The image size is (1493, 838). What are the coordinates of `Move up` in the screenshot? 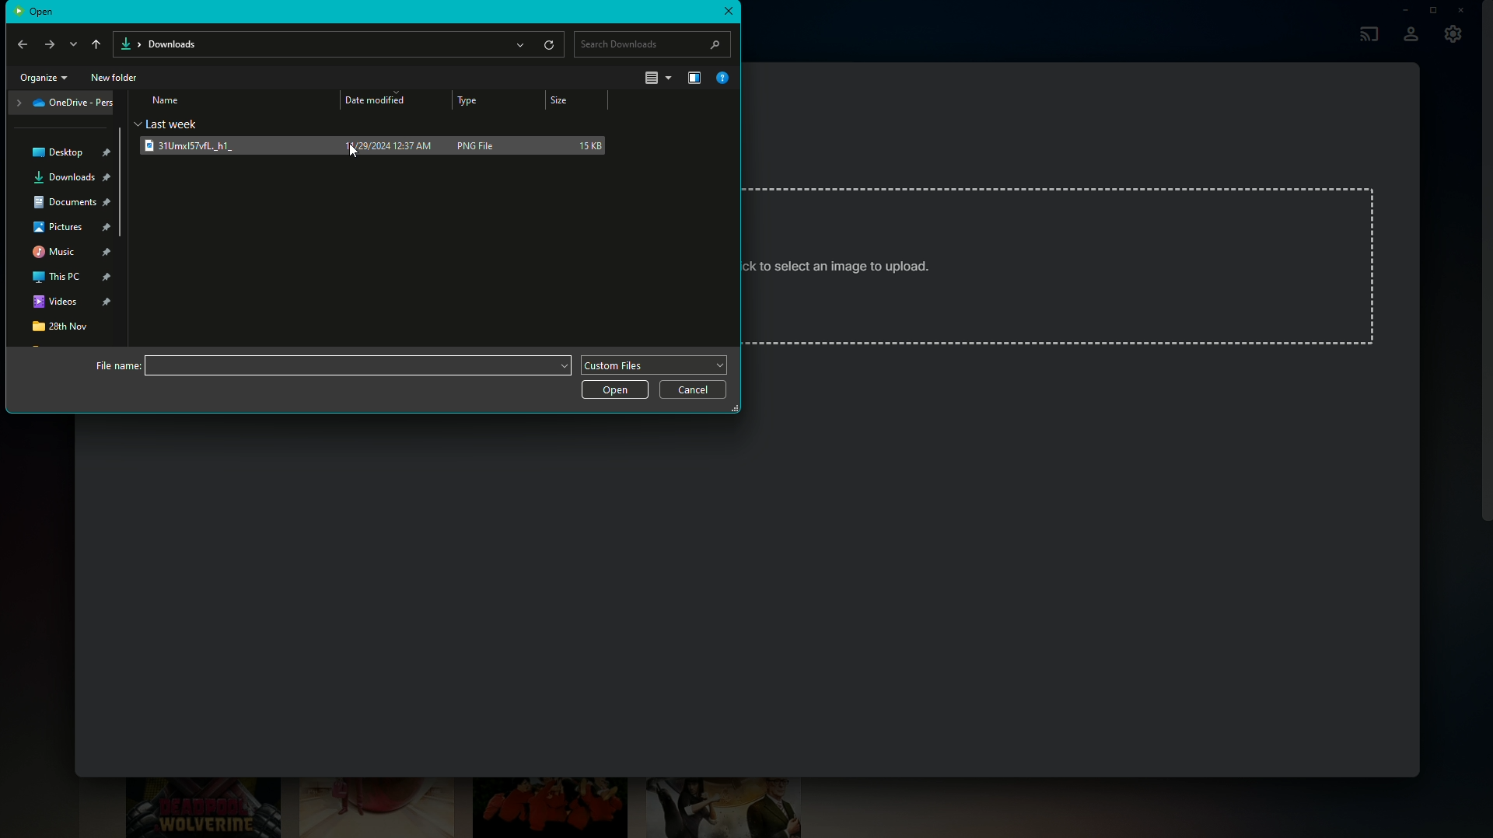 It's located at (93, 41).